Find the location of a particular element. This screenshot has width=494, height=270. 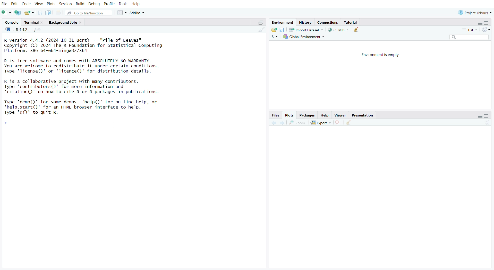

Save workspace as is located at coordinates (282, 30).